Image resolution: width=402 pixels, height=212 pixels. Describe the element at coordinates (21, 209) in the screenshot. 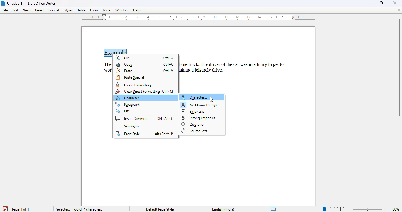

I see `page 1 of 1` at that location.